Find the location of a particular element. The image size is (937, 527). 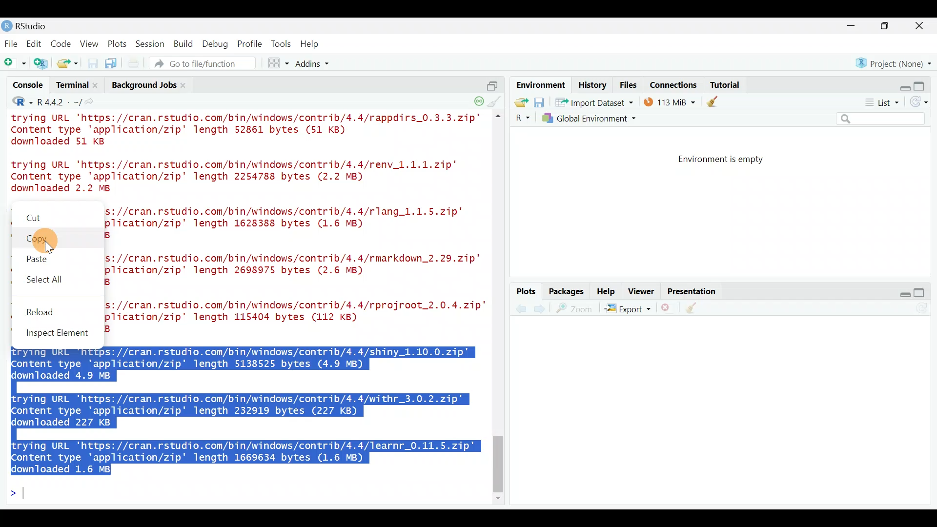

Cursor is located at coordinates (53, 239).